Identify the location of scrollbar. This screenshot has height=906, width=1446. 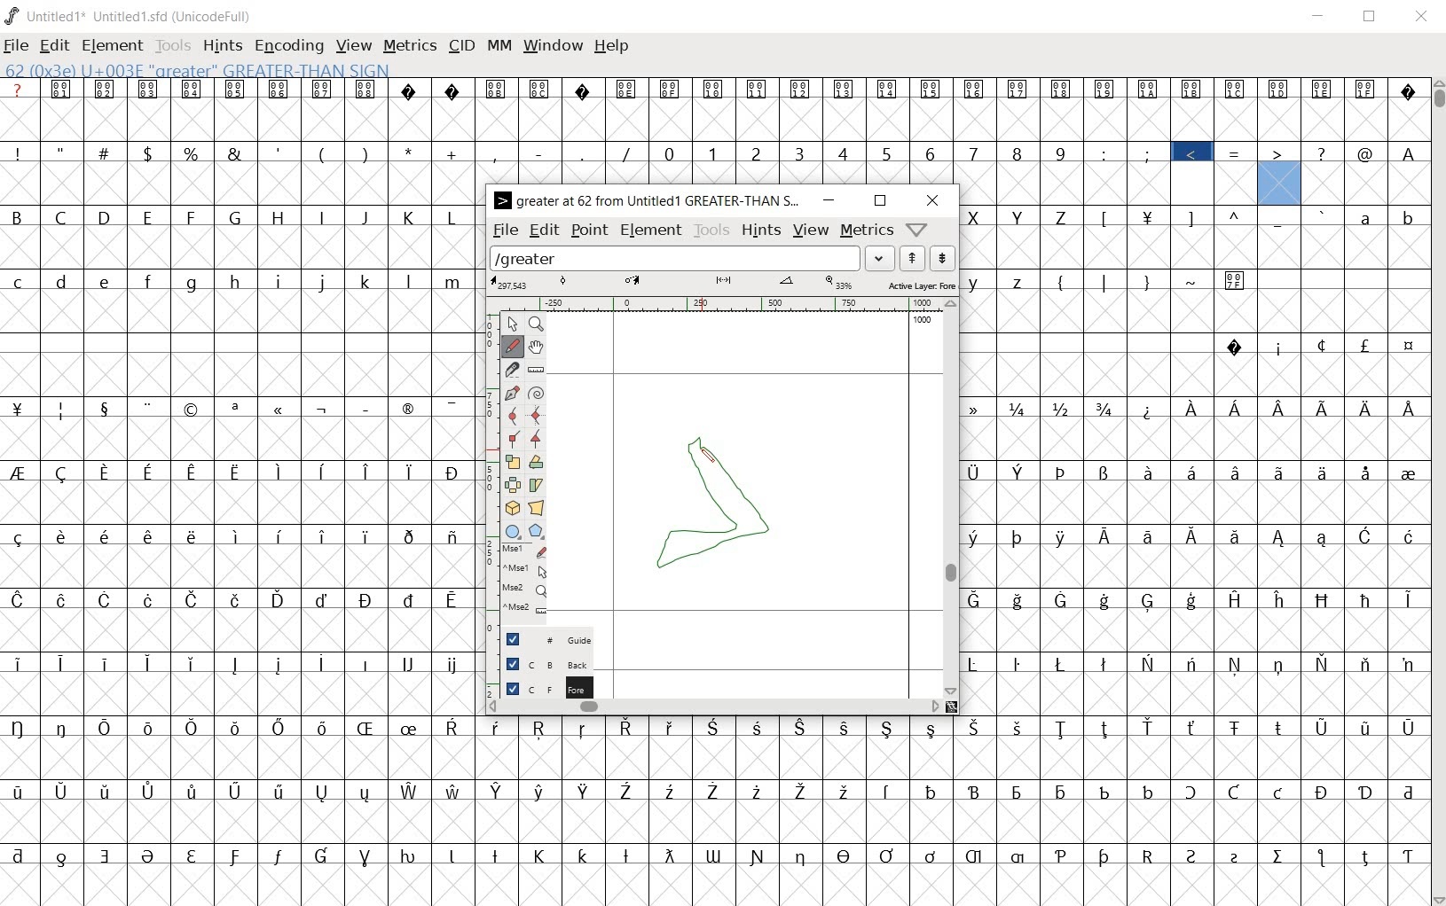
(1437, 492).